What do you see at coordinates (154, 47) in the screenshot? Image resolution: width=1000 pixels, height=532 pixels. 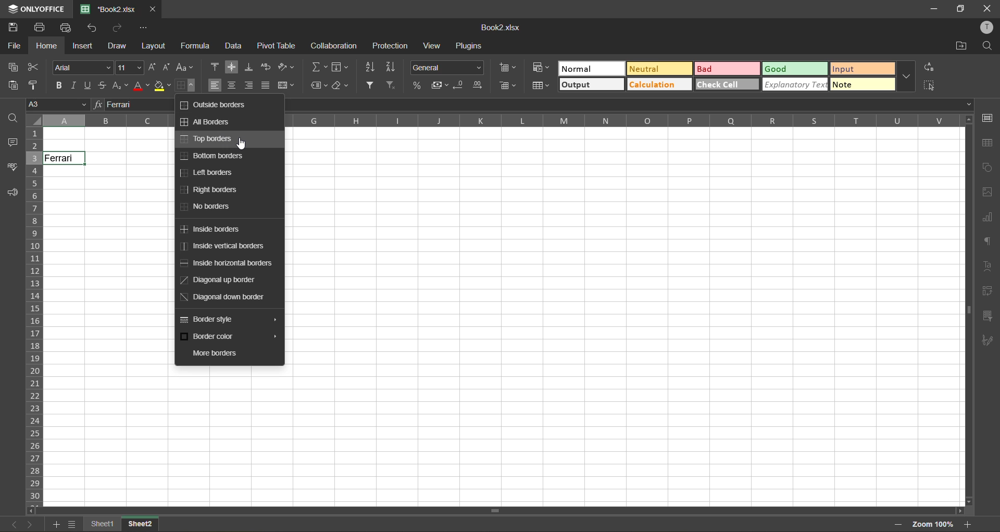 I see `layout` at bounding box center [154, 47].